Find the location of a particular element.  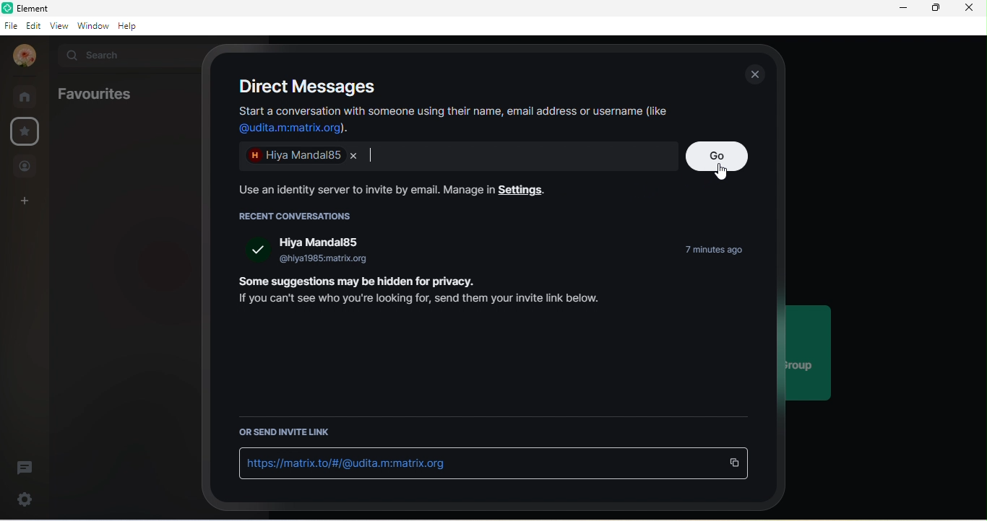

search is located at coordinates (125, 57).